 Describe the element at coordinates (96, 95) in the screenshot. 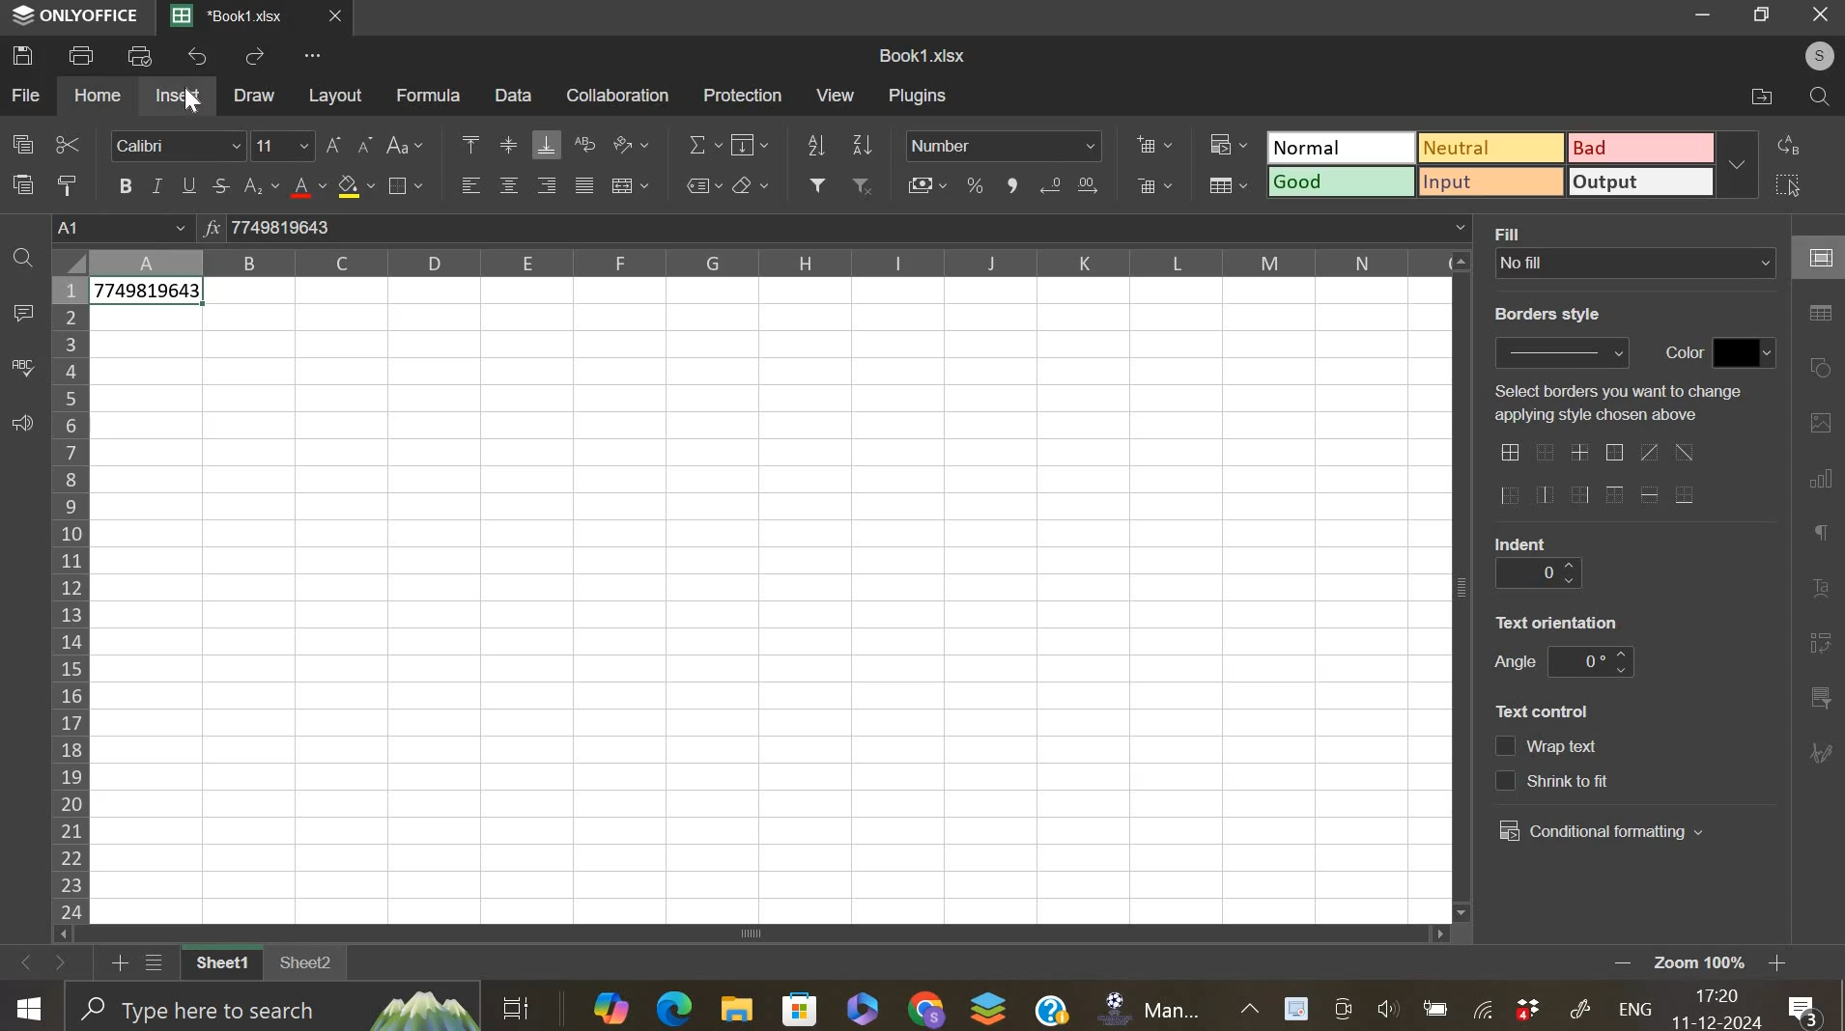

I see `home` at that location.